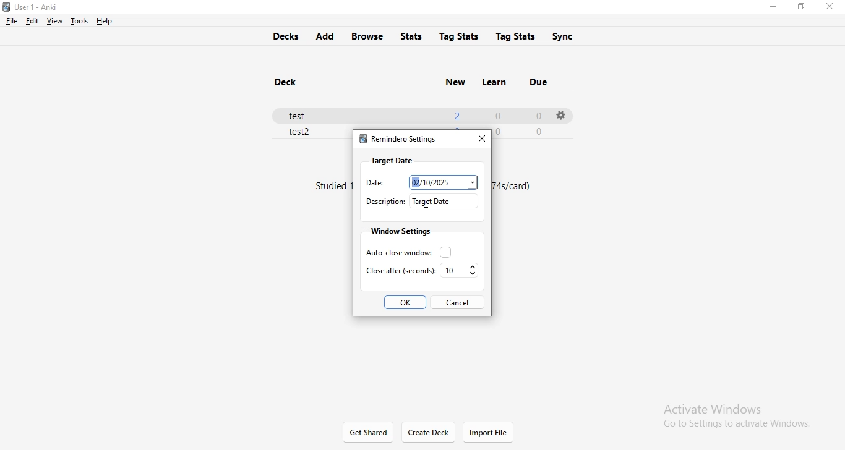 The height and width of the screenshot is (450, 845). I want to click on 0, so click(541, 131).